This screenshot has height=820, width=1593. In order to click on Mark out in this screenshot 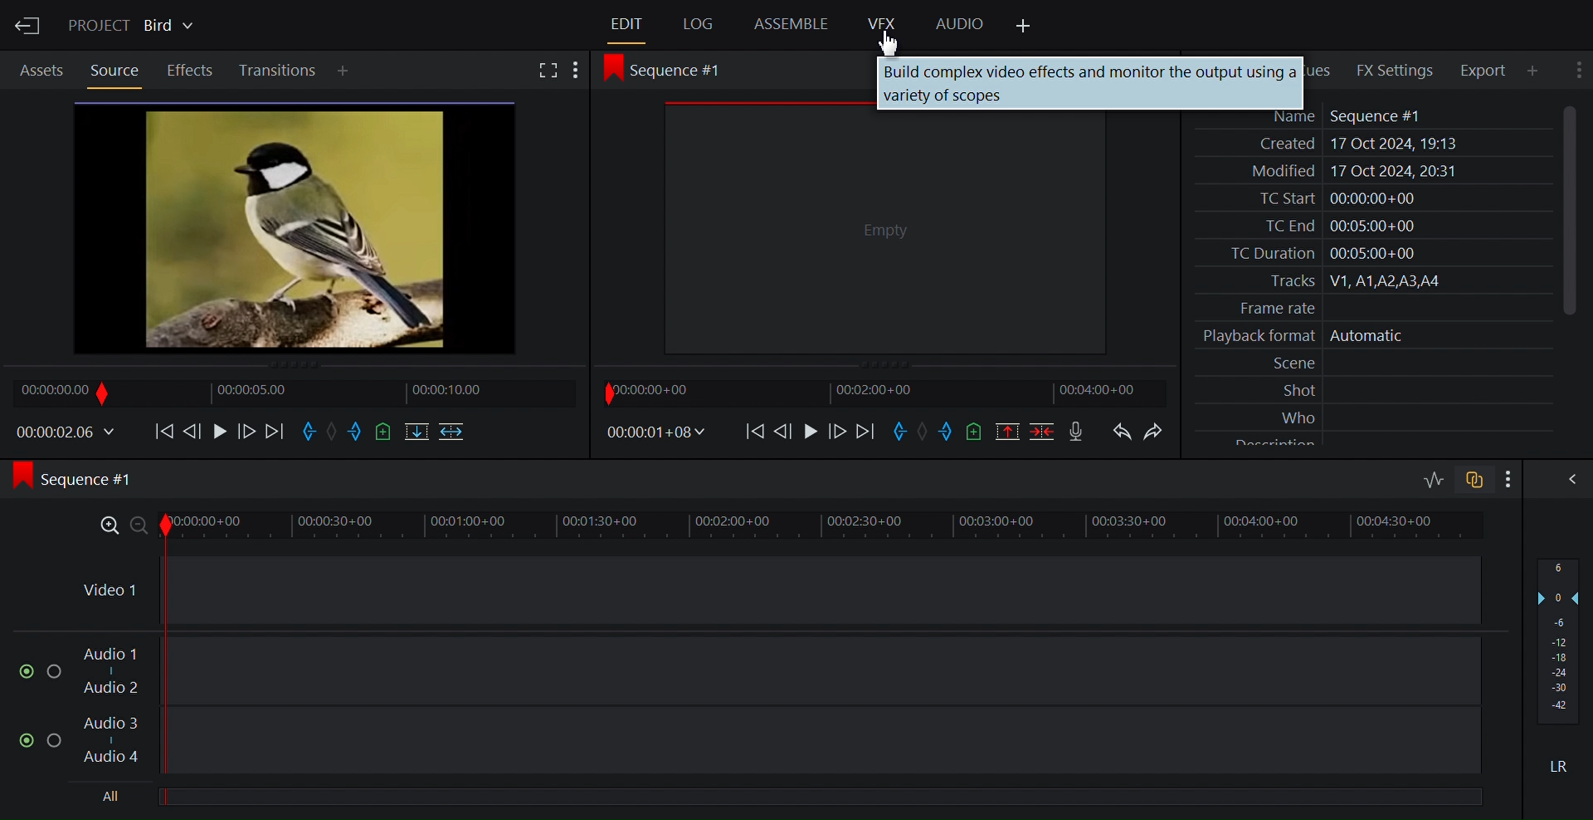, I will do `click(356, 433)`.